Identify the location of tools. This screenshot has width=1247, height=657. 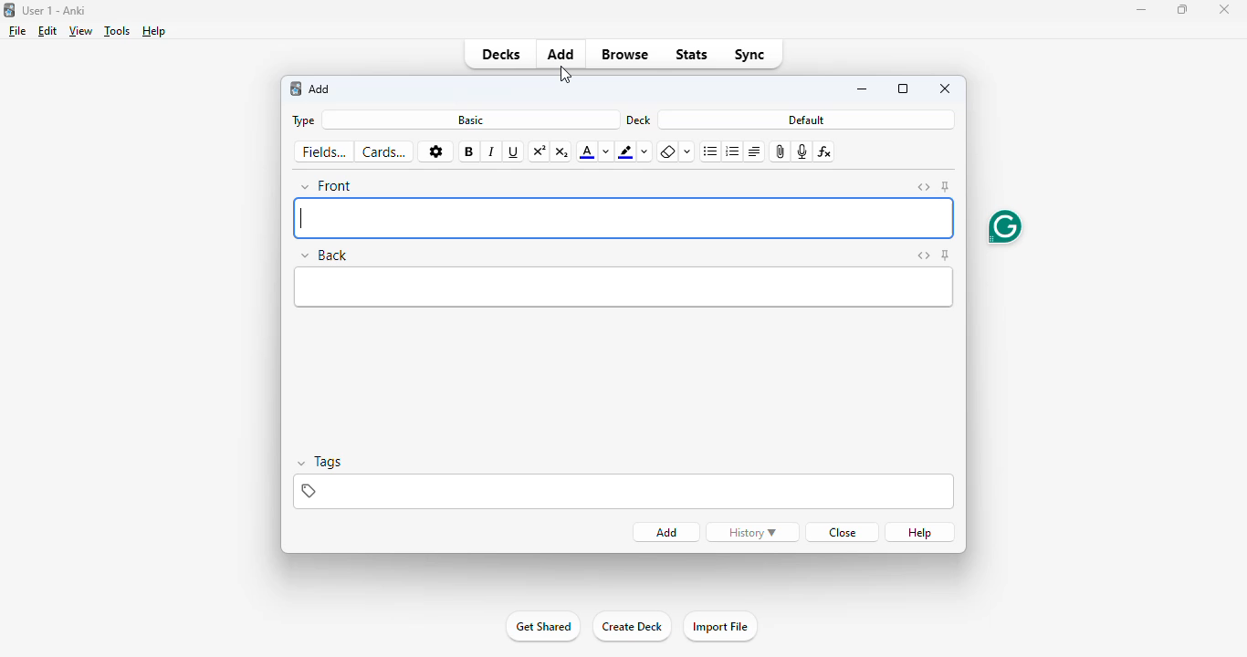
(118, 31).